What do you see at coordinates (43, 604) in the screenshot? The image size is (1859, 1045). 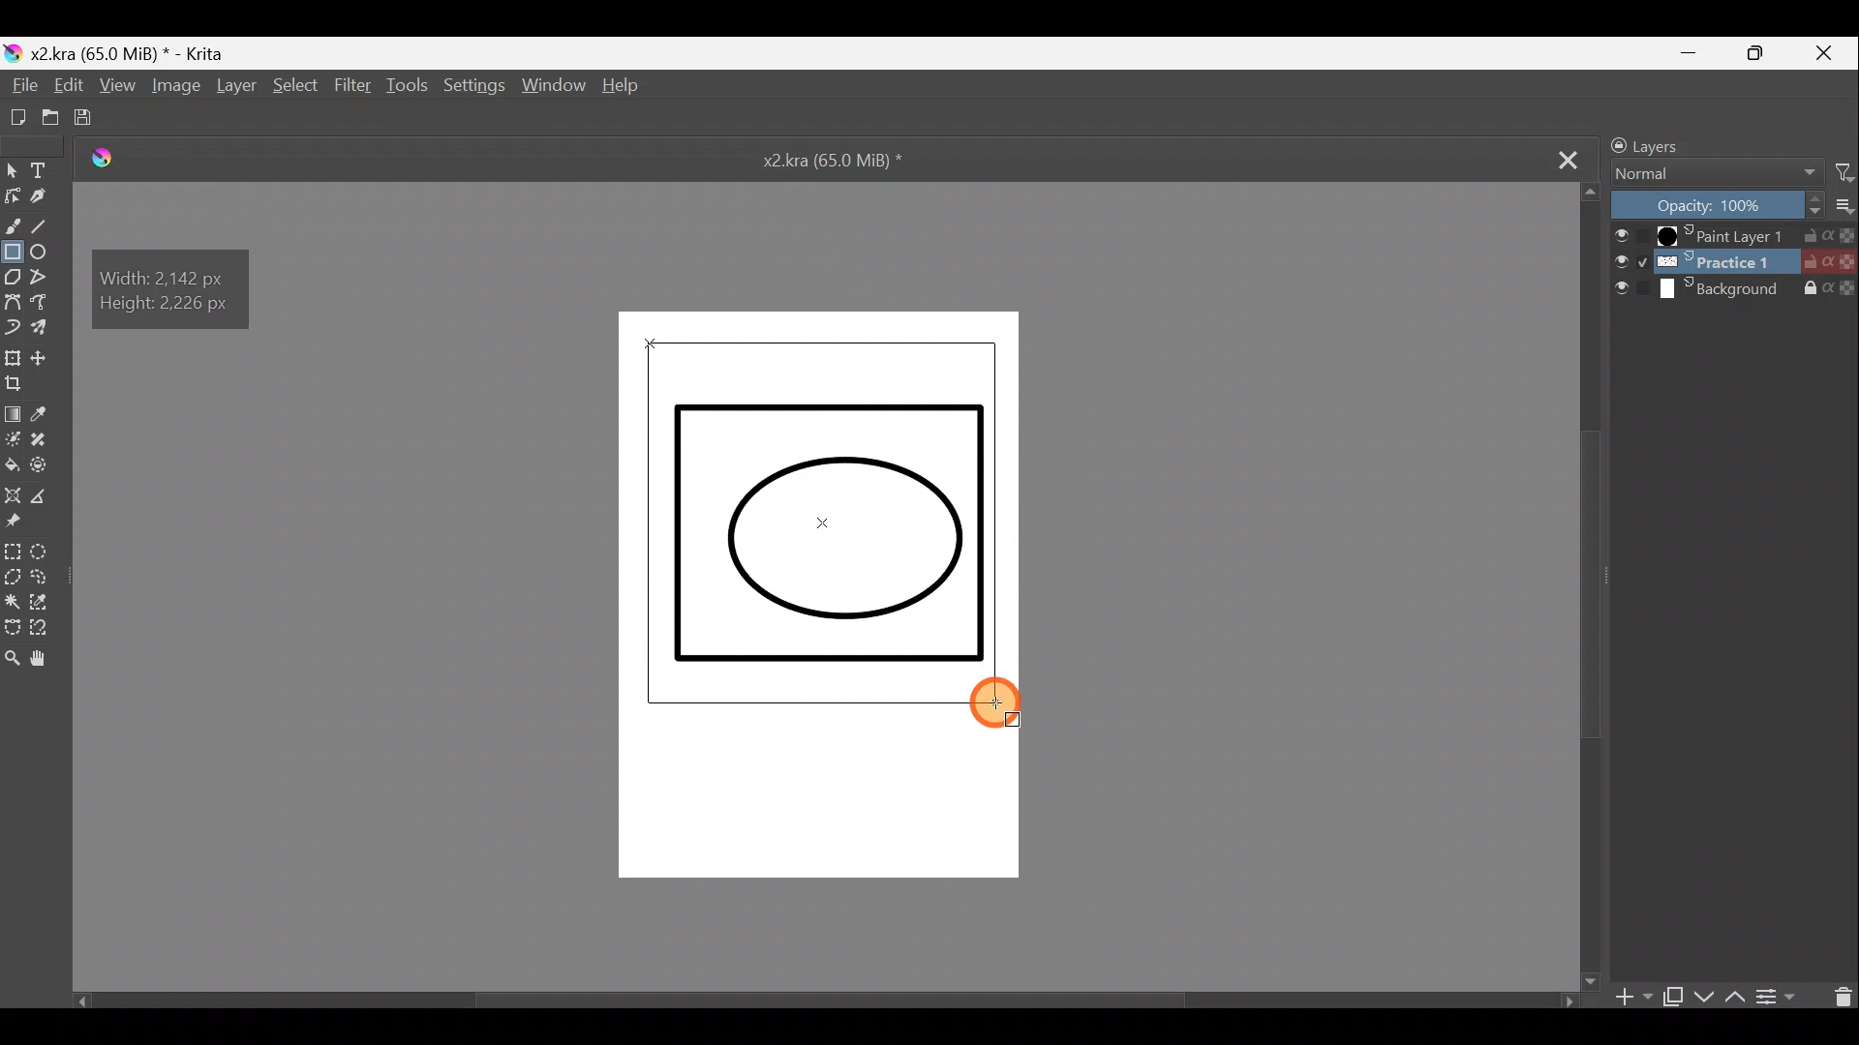 I see `Similar colour selection tool` at bounding box center [43, 604].